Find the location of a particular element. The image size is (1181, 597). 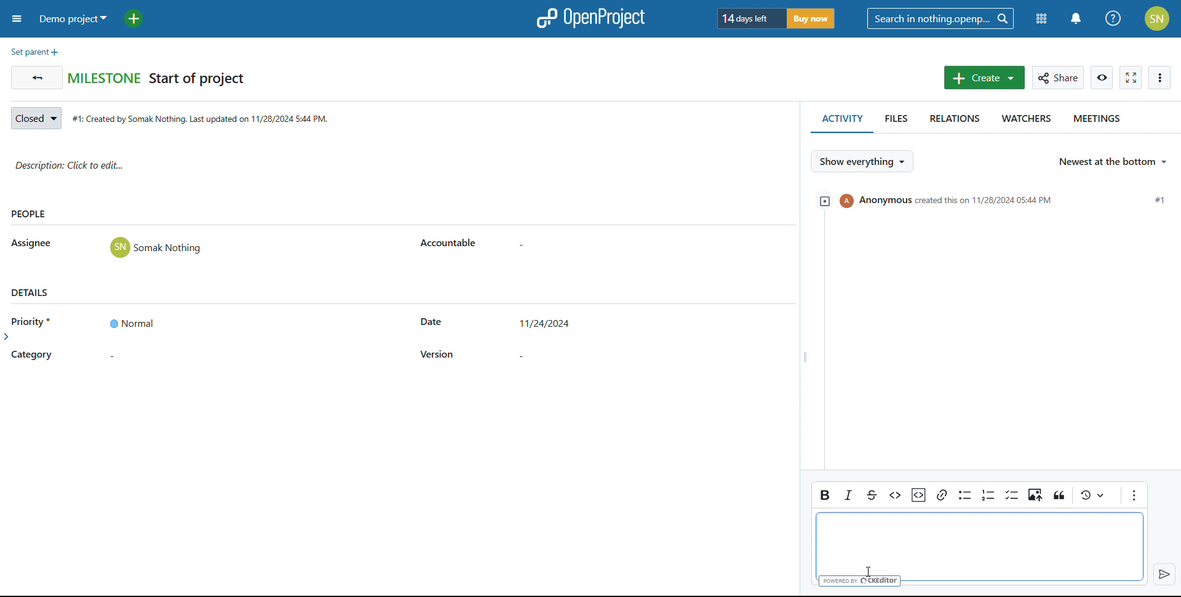

set priority is located at coordinates (130, 323).